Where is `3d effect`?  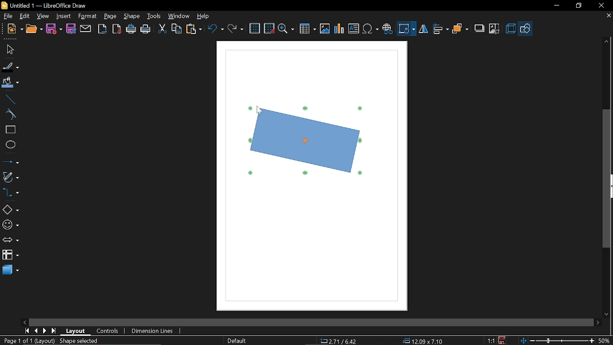
3d effect is located at coordinates (511, 29).